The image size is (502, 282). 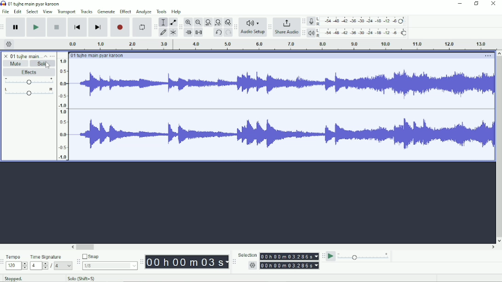 I want to click on Fit selection to width, so click(x=207, y=22).